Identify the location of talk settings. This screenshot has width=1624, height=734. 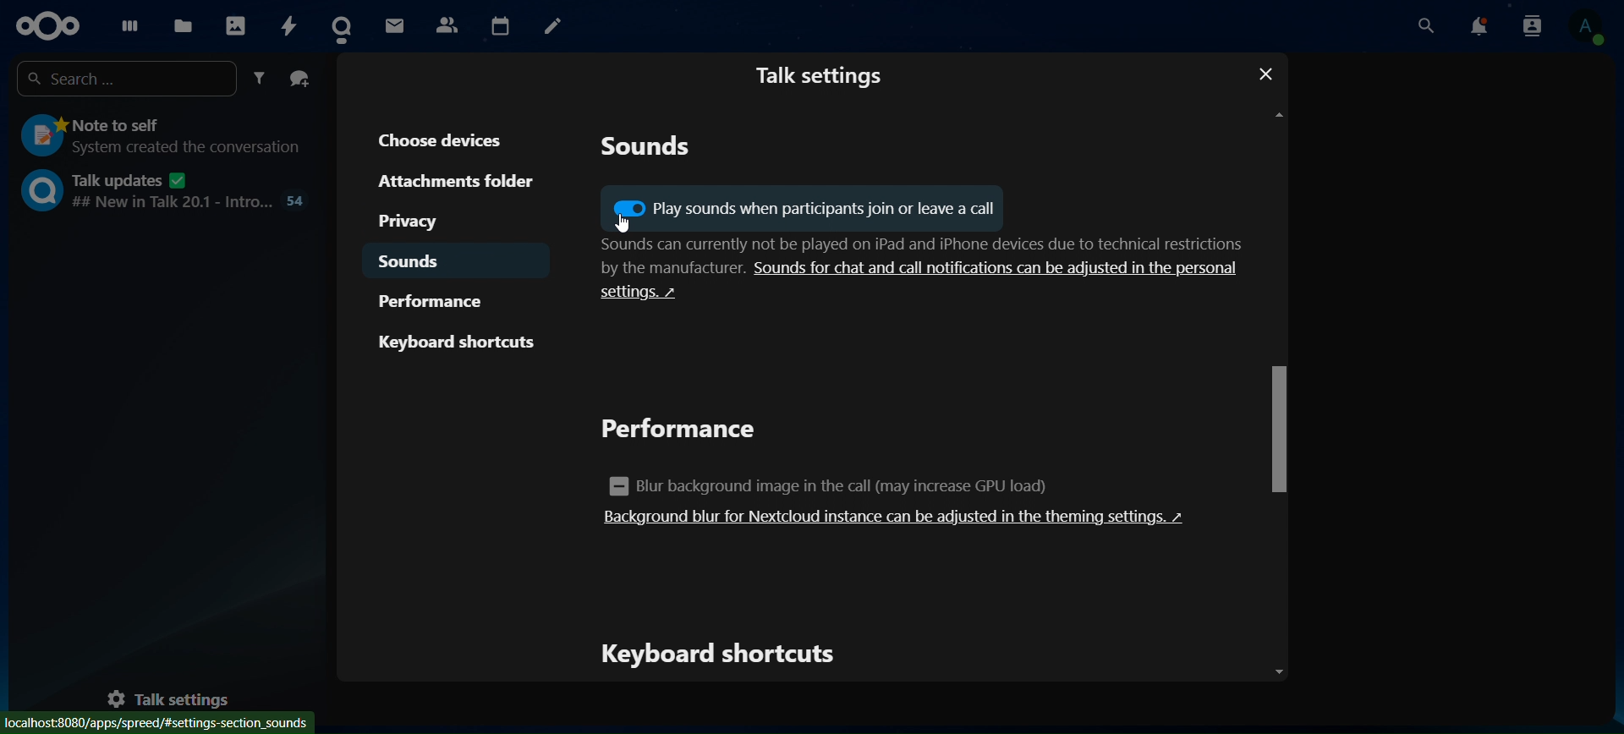
(820, 74).